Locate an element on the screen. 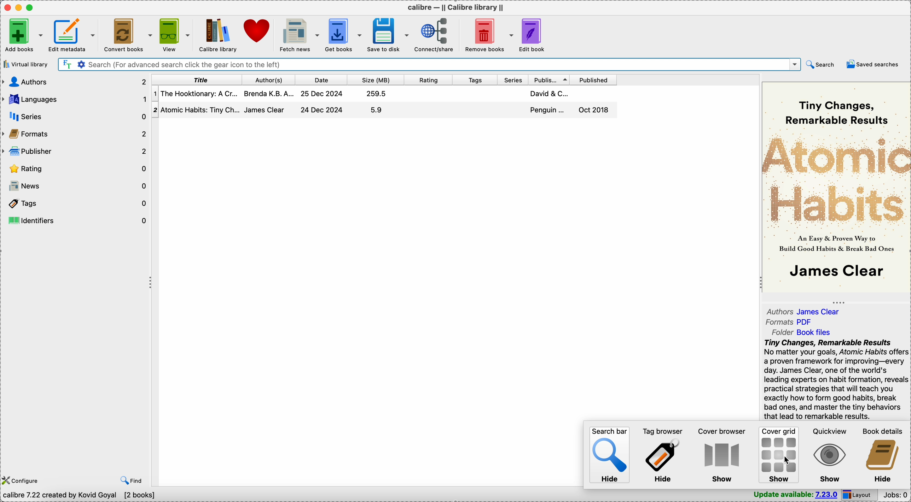 This screenshot has width=911, height=502. Tiny Changes, Remarkable Results

No matter your goals, Atomic Habits offers
a proven framework for improving—every
day. James Clear, one of the world's
leading experts on habit formation, reveals
practical strategies that will teach you
exactly how to form good habits, break
bad ones, and master the tiny behaviors
that lead to remarkable results.

If you're having trouble changing your
habits, the problem isn't you. The problem
is your system. Bad habits repeat
themselves again and again not because
you don't want to change, but because
you have the wrong system for change.
You do not rise to the level of your goals. is located at coordinates (837, 379).